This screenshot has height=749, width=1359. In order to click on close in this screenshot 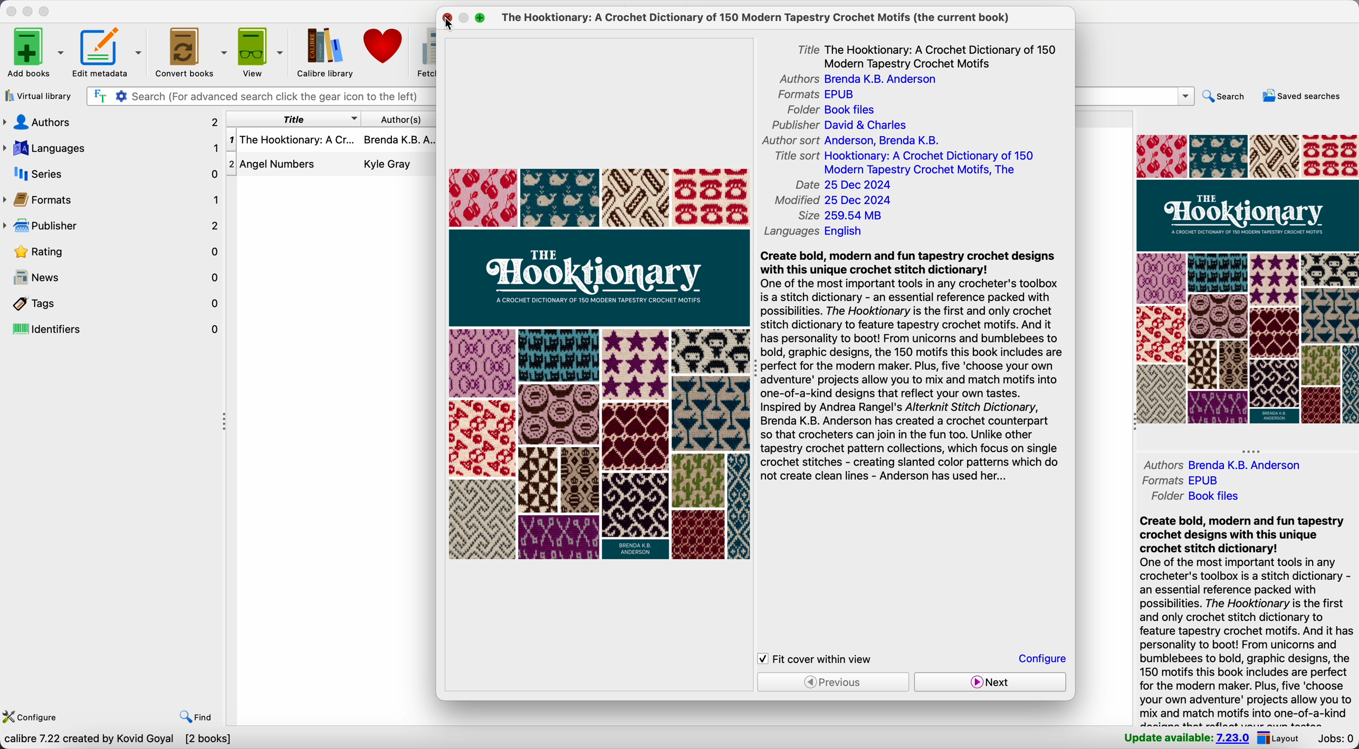, I will do `click(11, 11)`.